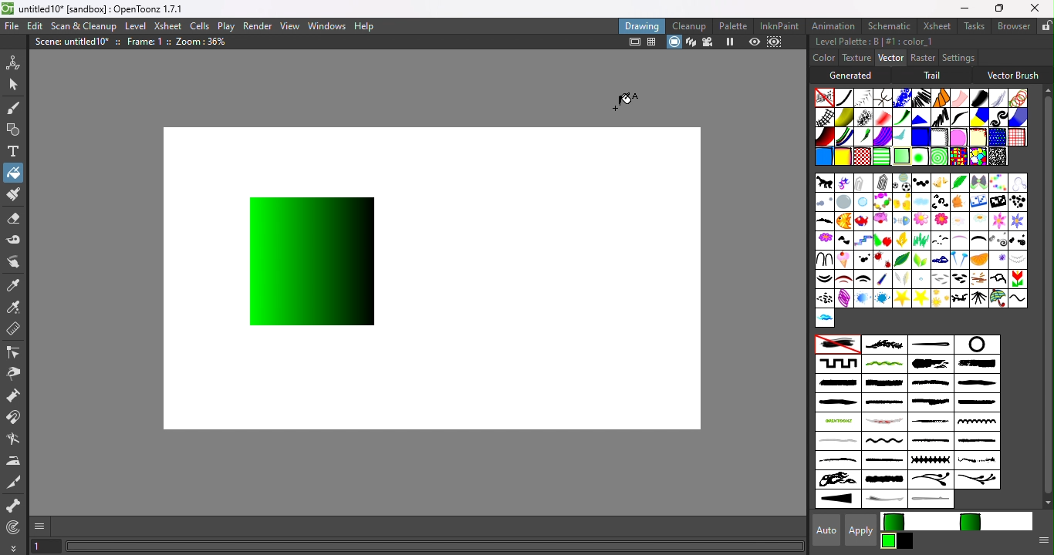  I want to click on Ribbon, so click(902, 117).